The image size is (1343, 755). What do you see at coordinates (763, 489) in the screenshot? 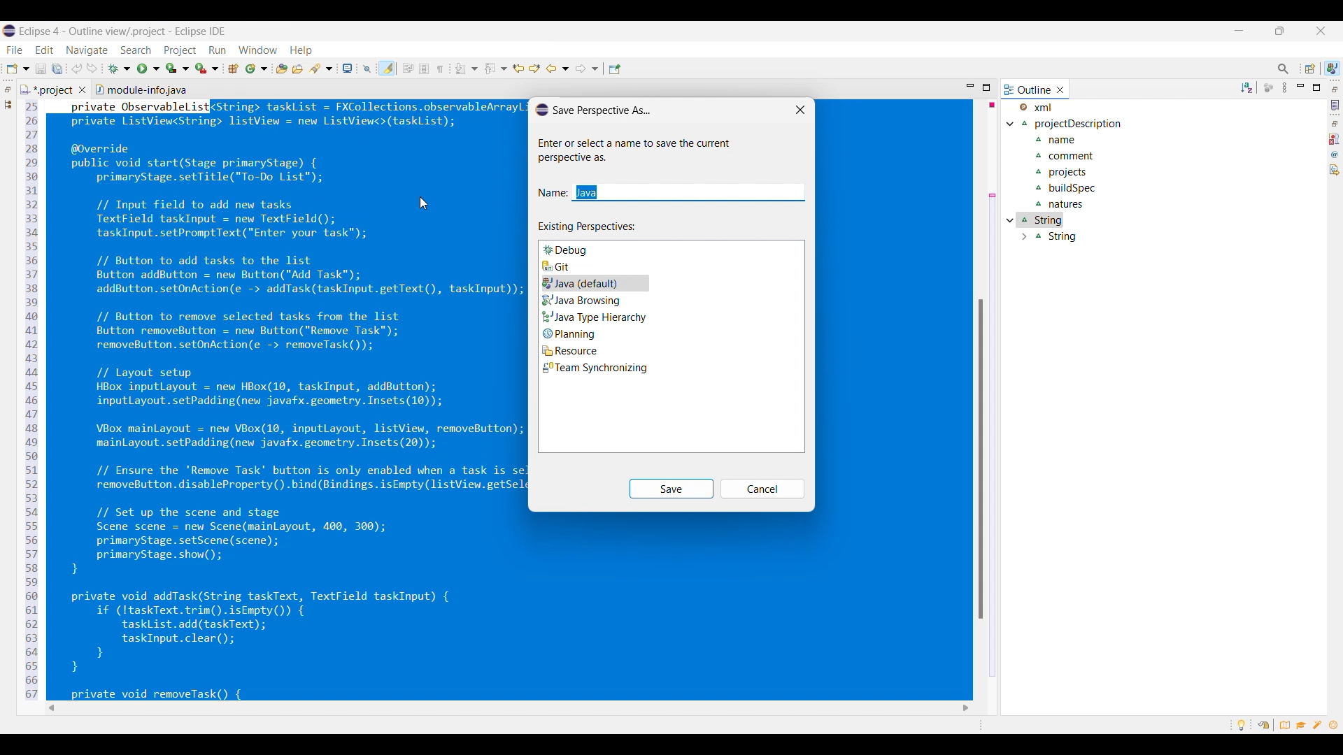
I see `Cancel` at bounding box center [763, 489].